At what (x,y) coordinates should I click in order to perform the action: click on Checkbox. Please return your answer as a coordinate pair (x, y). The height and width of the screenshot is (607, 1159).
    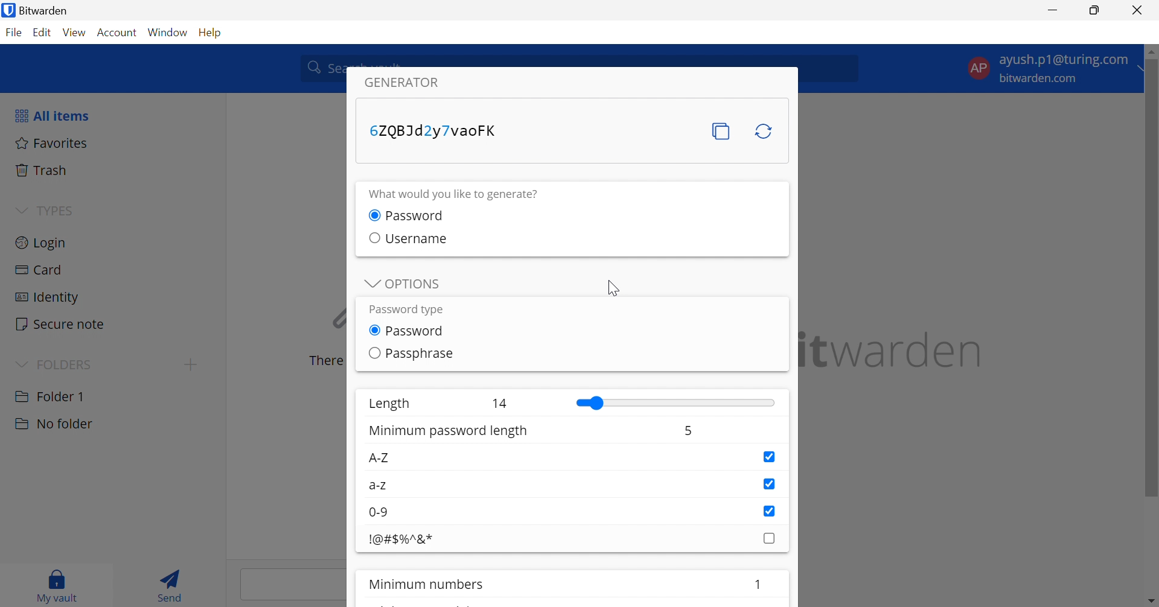
    Looking at the image, I should click on (769, 510).